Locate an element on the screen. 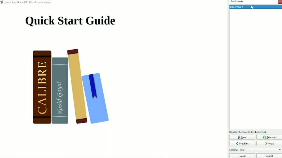 Image resolution: width=282 pixels, height=158 pixels. Next is located at coordinates (269, 143).